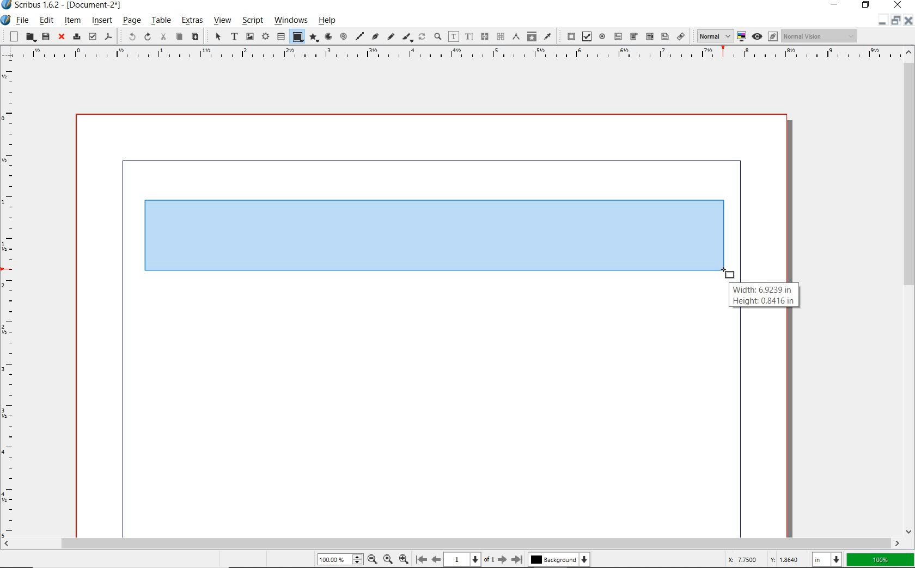 The height and width of the screenshot is (568, 915). Describe the element at coordinates (328, 36) in the screenshot. I see `arc` at that location.